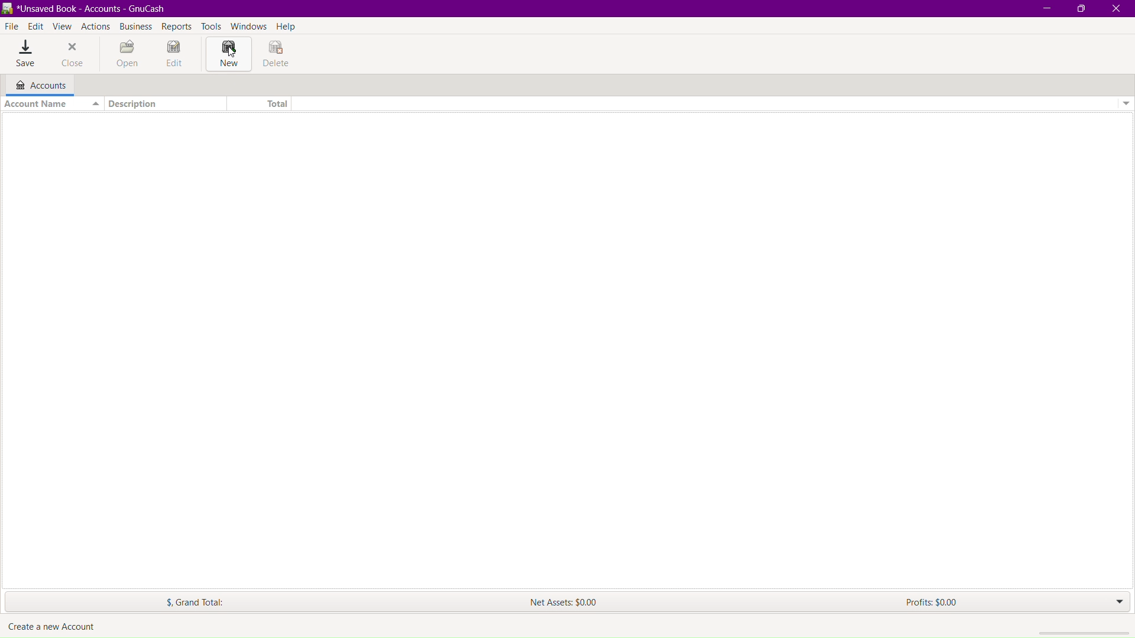 This screenshot has width=1135, height=638. What do you see at coordinates (210, 24) in the screenshot?
I see `Tools` at bounding box center [210, 24].